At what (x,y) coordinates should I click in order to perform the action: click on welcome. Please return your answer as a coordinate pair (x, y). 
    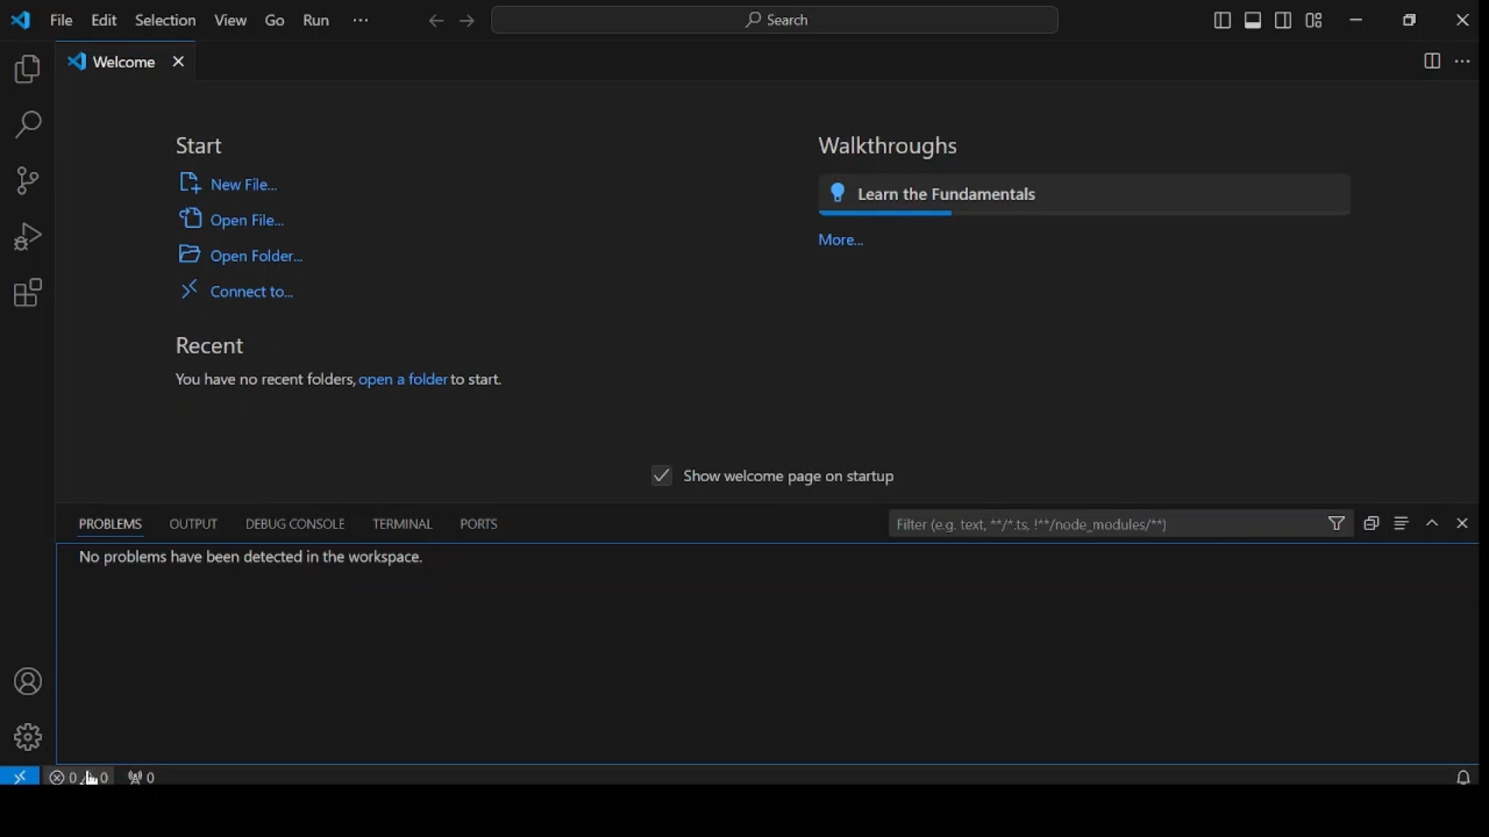
    Looking at the image, I should click on (128, 57).